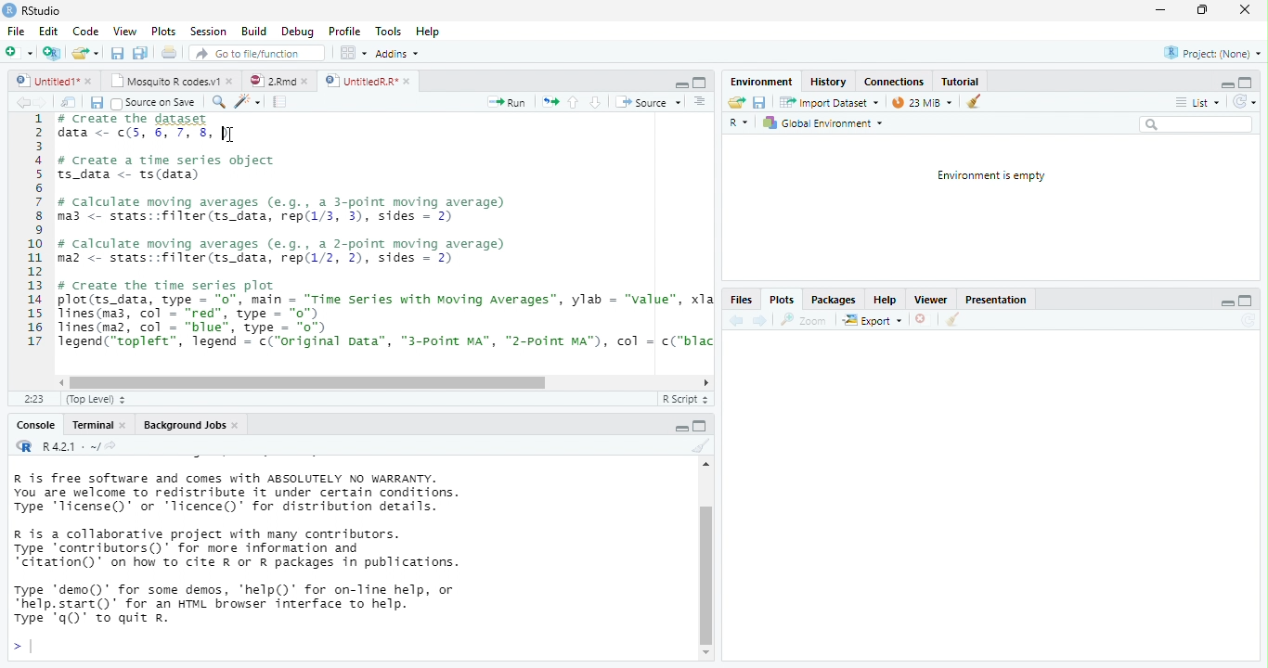  What do you see at coordinates (140, 53) in the screenshot?
I see `print current file` at bounding box center [140, 53].